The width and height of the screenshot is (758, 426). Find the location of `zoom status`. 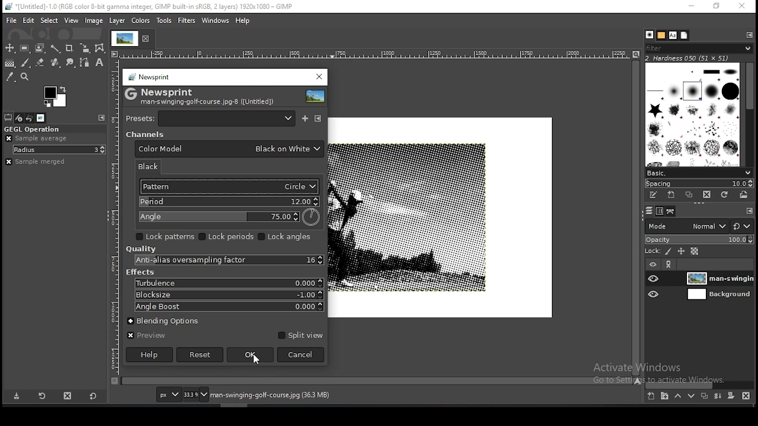

zoom status is located at coordinates (195, 394).